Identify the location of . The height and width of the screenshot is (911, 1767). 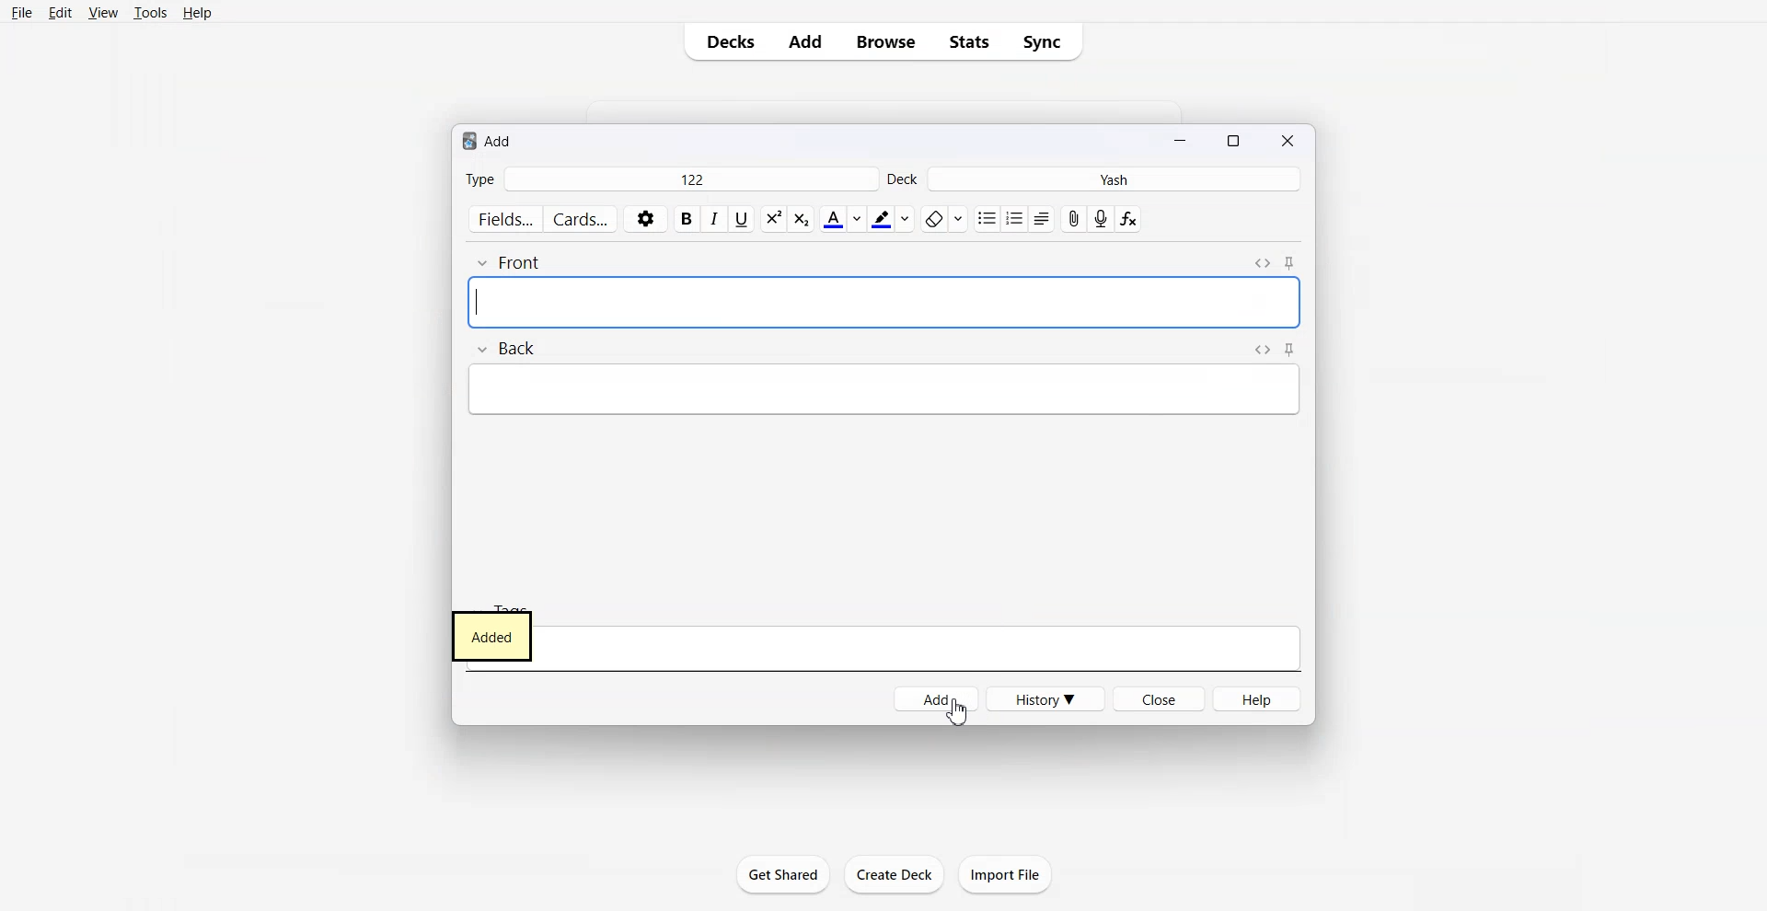
(883, 389).